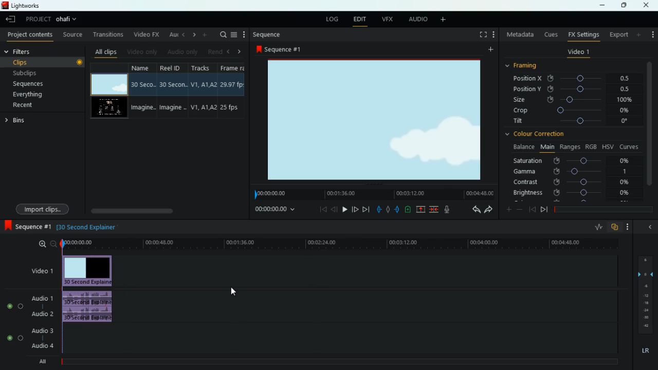  Describe the element at coordinates (608, 146) in the screenshot. I see `hsv` at that location.